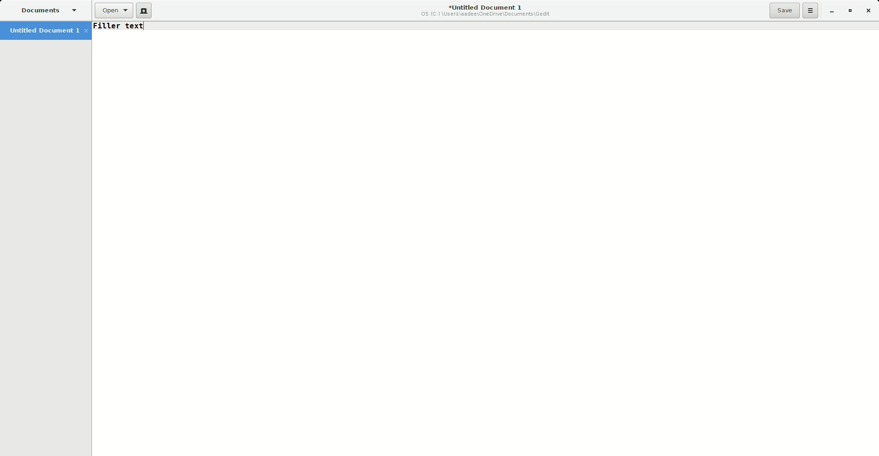 The height and width of the screenshot is (456, 879). I want to click on Options, so click(811, 11).